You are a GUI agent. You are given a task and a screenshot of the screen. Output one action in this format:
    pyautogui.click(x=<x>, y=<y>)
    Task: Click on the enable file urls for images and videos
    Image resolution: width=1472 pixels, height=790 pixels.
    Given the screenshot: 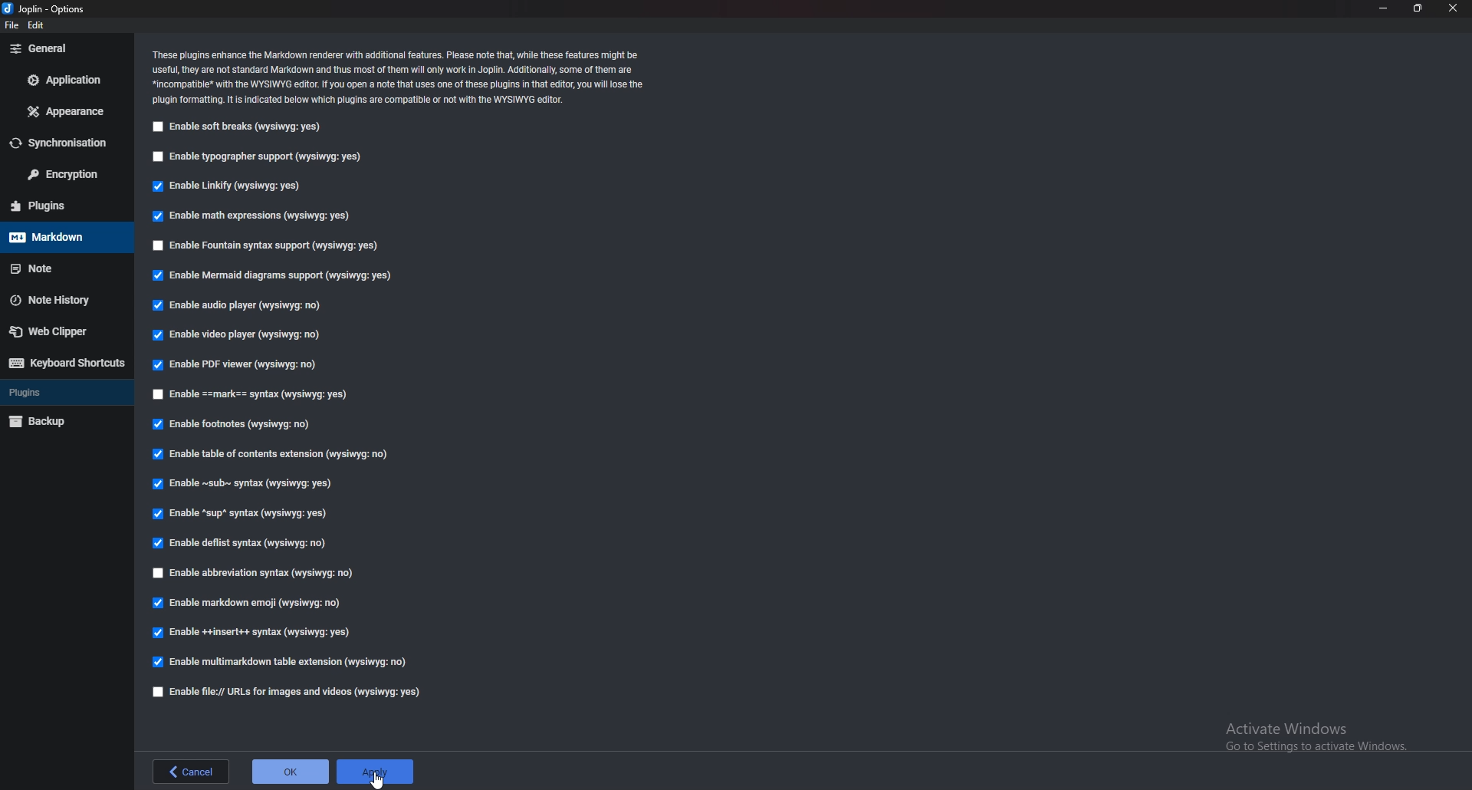 What is the action you would take?
    pyautogui.click(x=287, y=693)
    